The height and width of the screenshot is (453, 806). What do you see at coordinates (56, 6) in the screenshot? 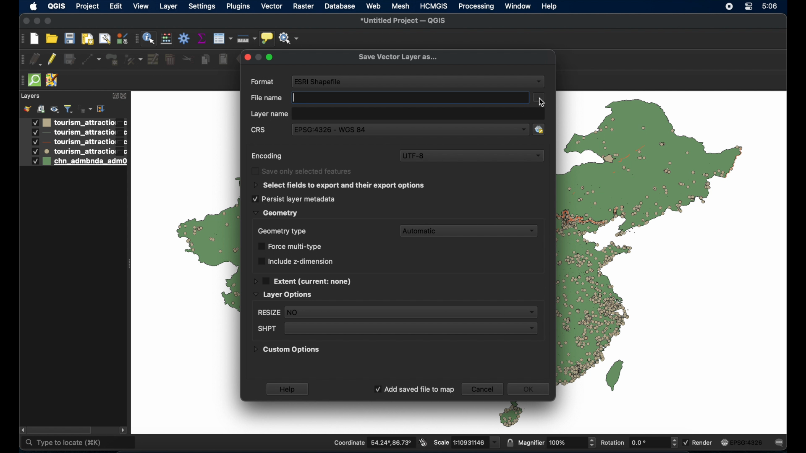
I see `QGIS` at bounding box center [56, 6].